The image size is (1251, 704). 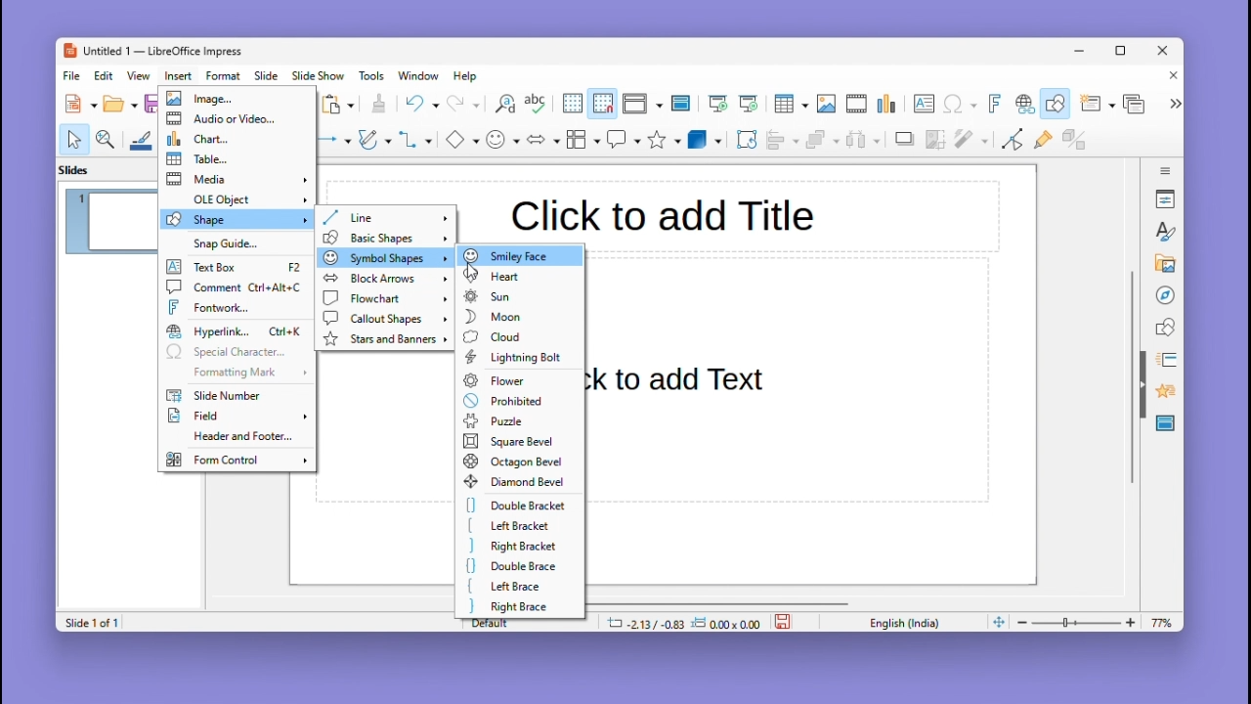 I want to click on Tools, so click(x=374, y=75).